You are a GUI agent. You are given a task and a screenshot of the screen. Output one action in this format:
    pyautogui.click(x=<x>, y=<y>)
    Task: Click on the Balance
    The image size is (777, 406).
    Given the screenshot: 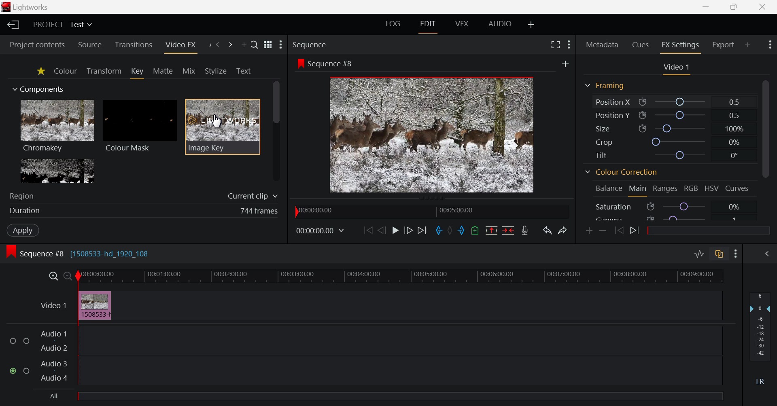 What is the action you would take?
    pyautogui.click(x=610, y=188)
    